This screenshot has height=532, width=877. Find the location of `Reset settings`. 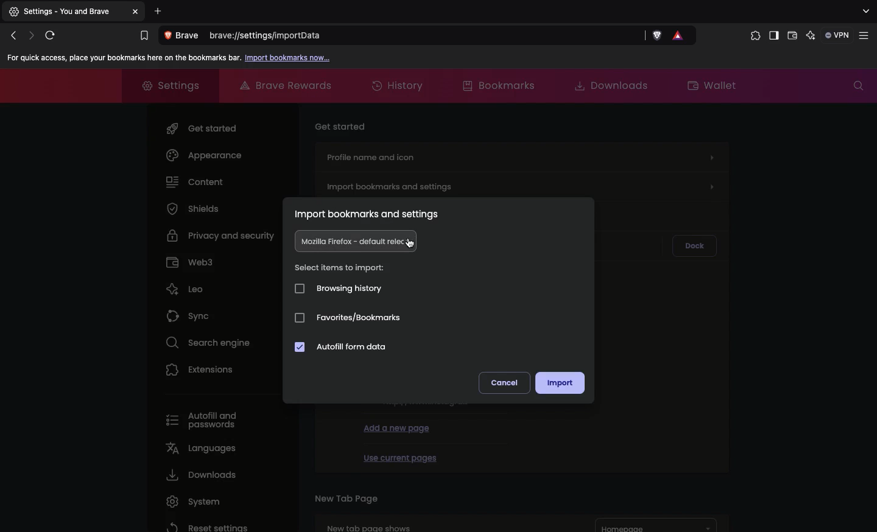

Reset settings is located at coordinates (205, 526).